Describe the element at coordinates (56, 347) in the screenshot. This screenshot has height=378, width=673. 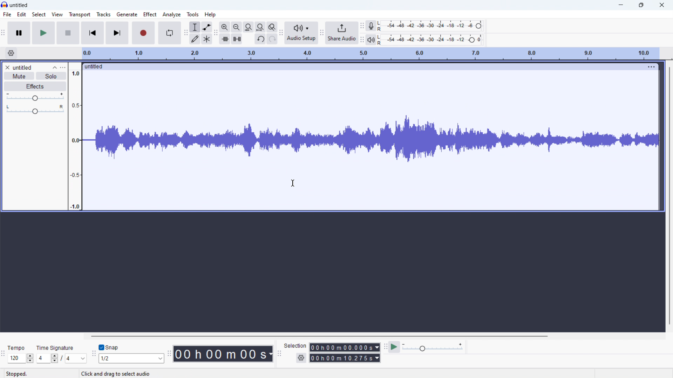
I see `Time signature` at that location.